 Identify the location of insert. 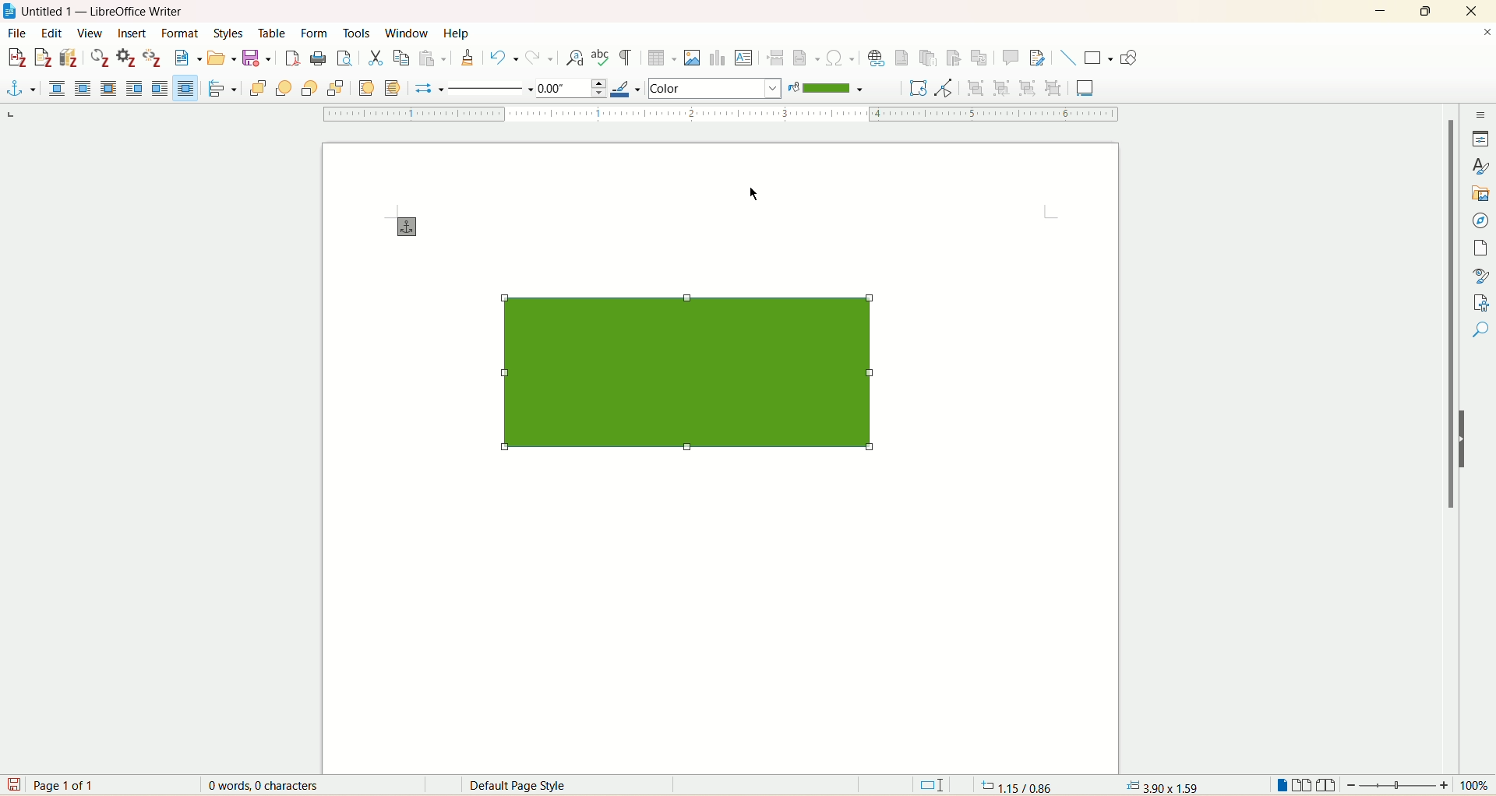
(132, 34).